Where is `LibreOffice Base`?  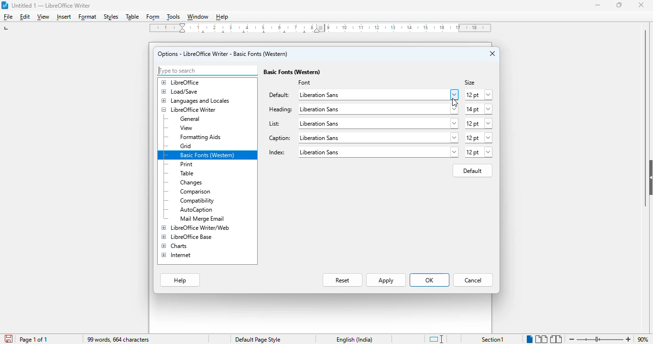
LibreOffice Base is located at coordinates (187, 237).